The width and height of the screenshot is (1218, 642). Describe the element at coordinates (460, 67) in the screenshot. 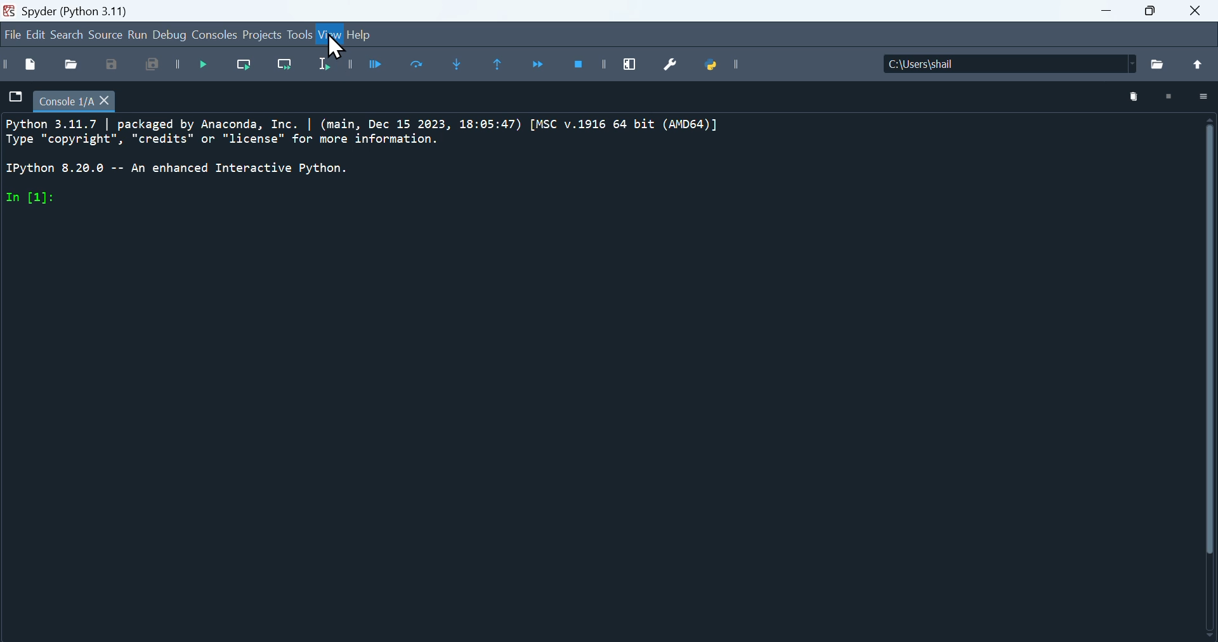

I see `Step into function` at that location.